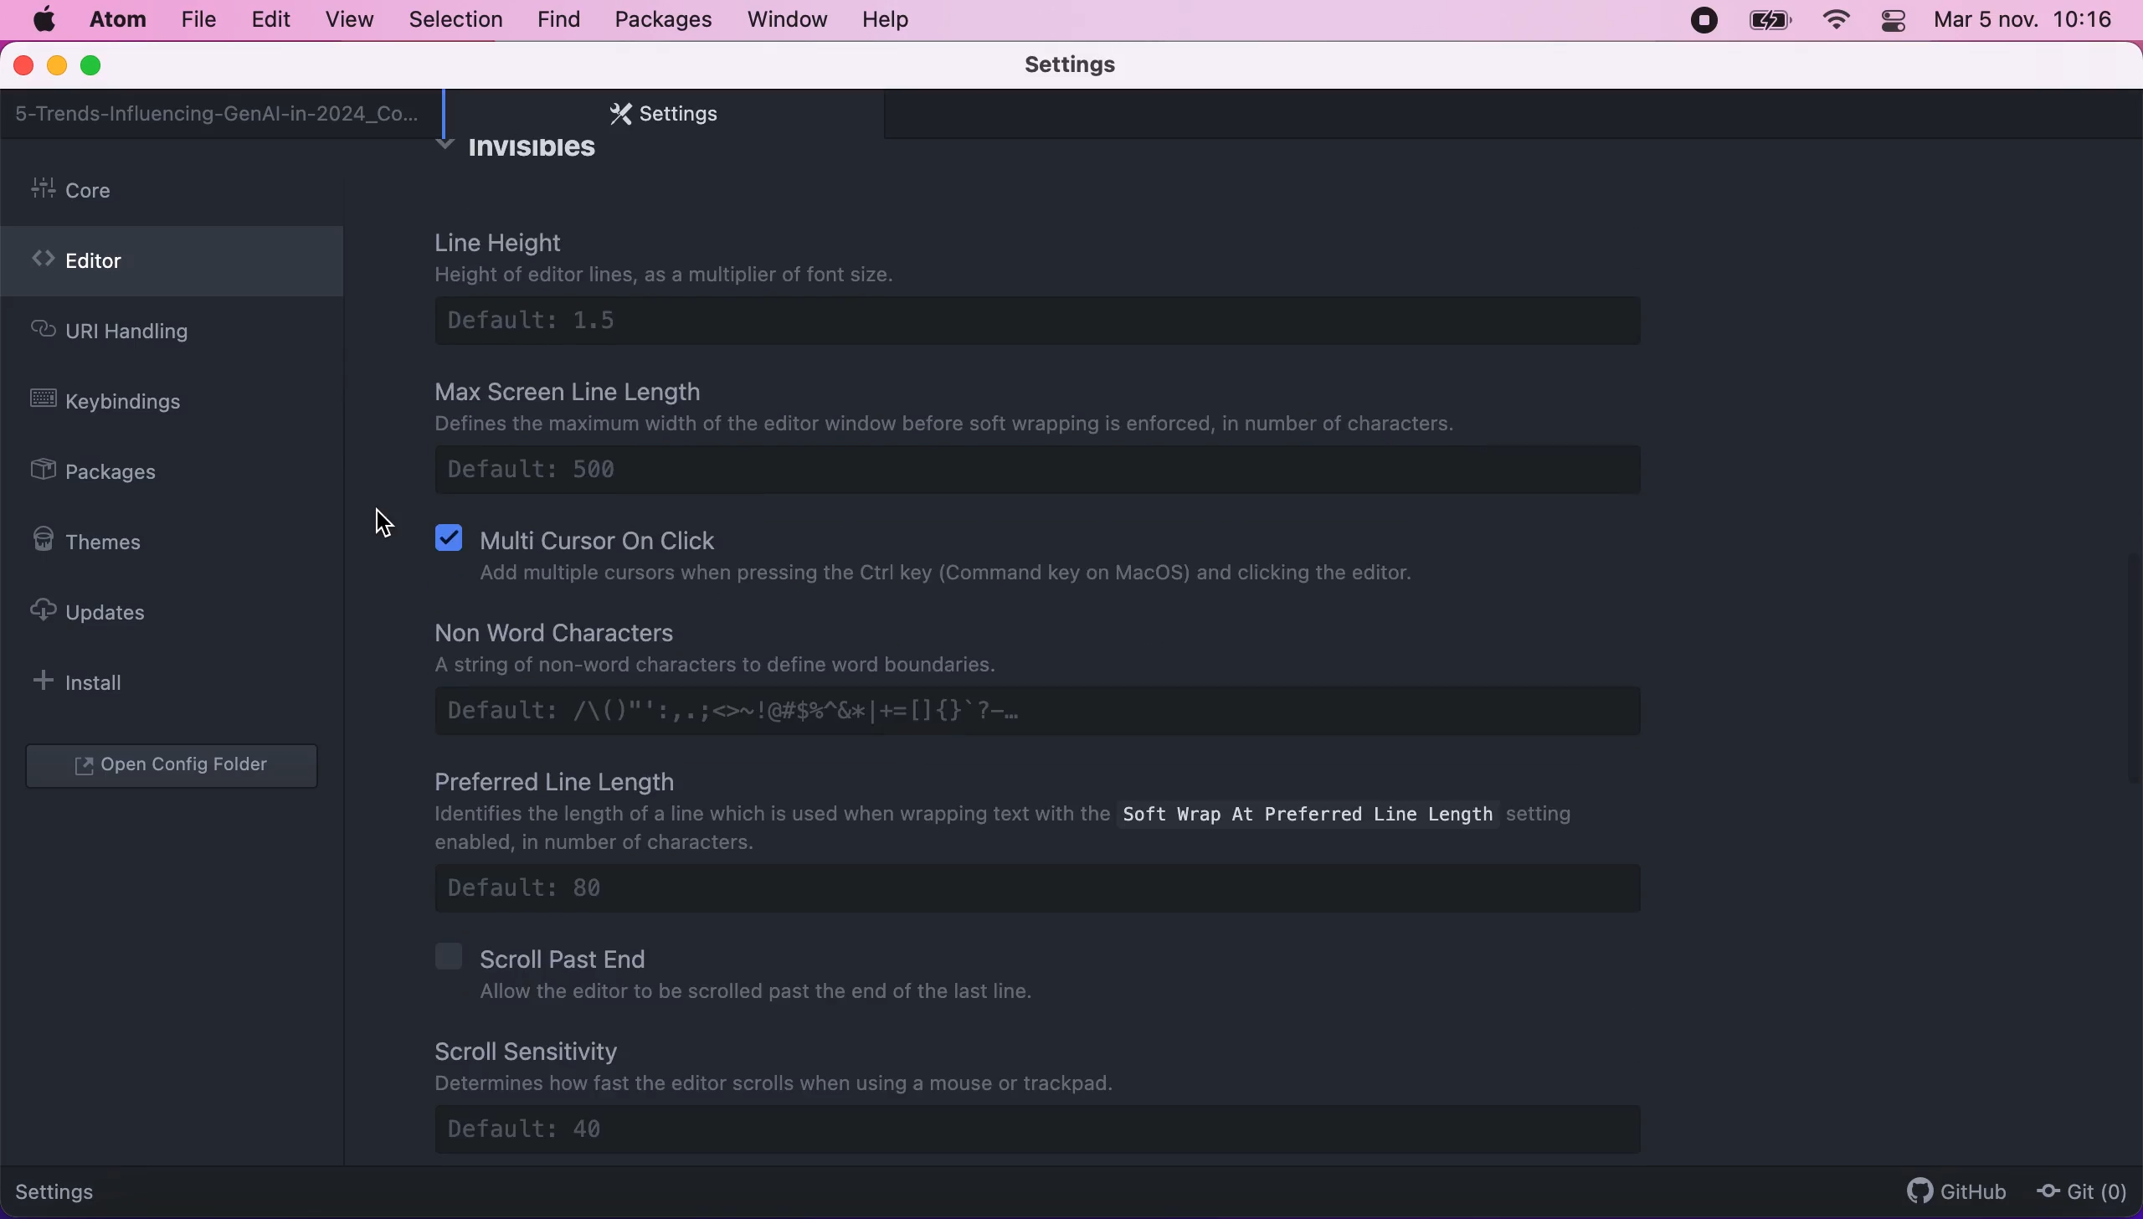 The height and width of the screenshot is (1219, 2143). I want to click on atom, so click(116, 19).